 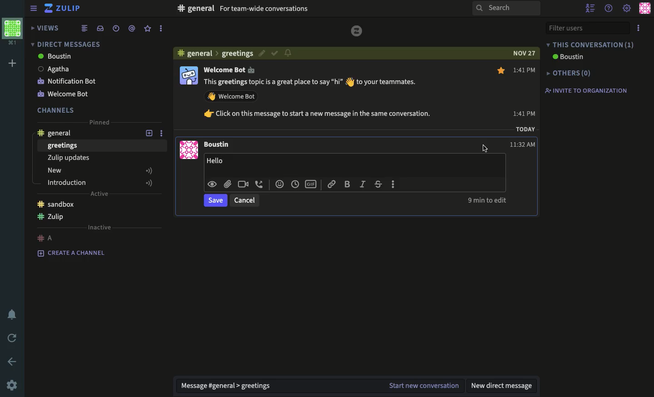 I want to click on cursor, so click(x=483, y=150).